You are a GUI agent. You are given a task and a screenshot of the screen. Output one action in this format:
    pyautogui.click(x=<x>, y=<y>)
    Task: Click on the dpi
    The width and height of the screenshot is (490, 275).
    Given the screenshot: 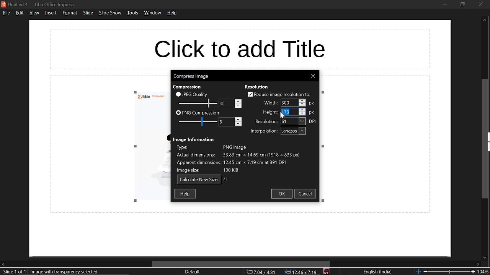 What is the action you would take?
    pyautogui.click(x=314, y=121)
    